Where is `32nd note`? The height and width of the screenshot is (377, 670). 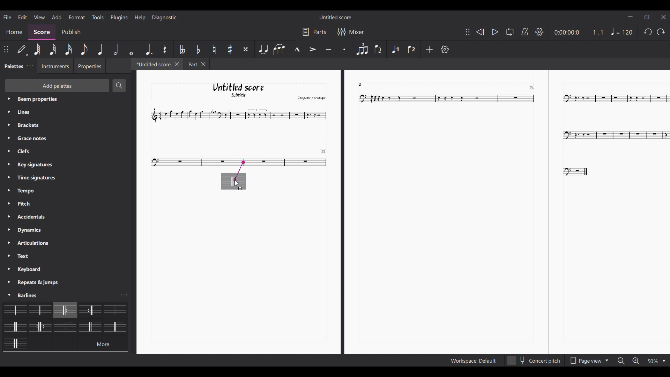 32nd note is located at coordinates (53, 49).